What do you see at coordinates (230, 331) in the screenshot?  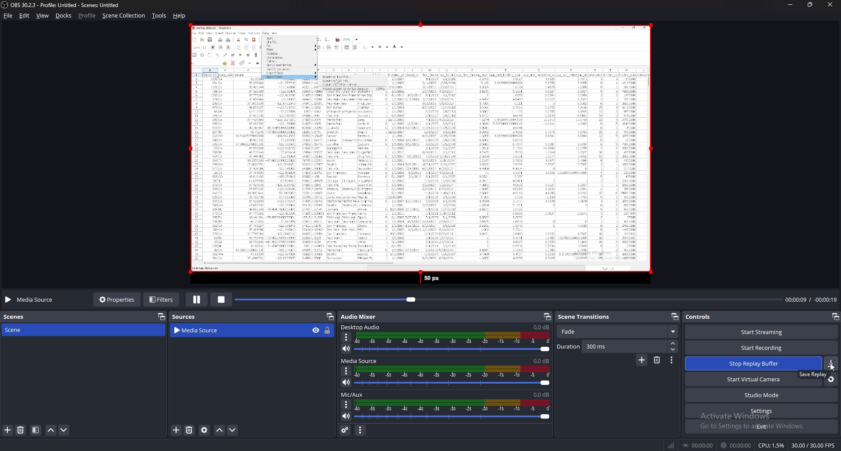 I see `media source` at bounding box center [230, 331].